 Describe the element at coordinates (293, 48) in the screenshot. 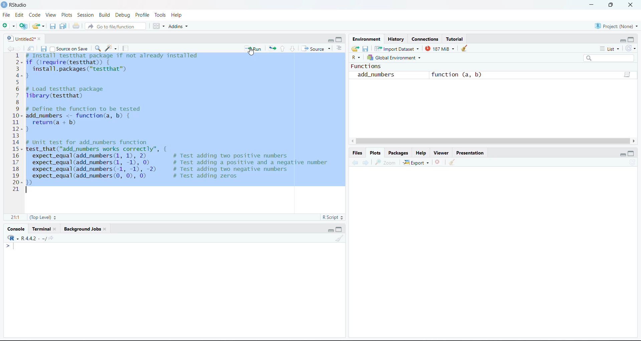

I see `go to next session of the chunk` at that location.